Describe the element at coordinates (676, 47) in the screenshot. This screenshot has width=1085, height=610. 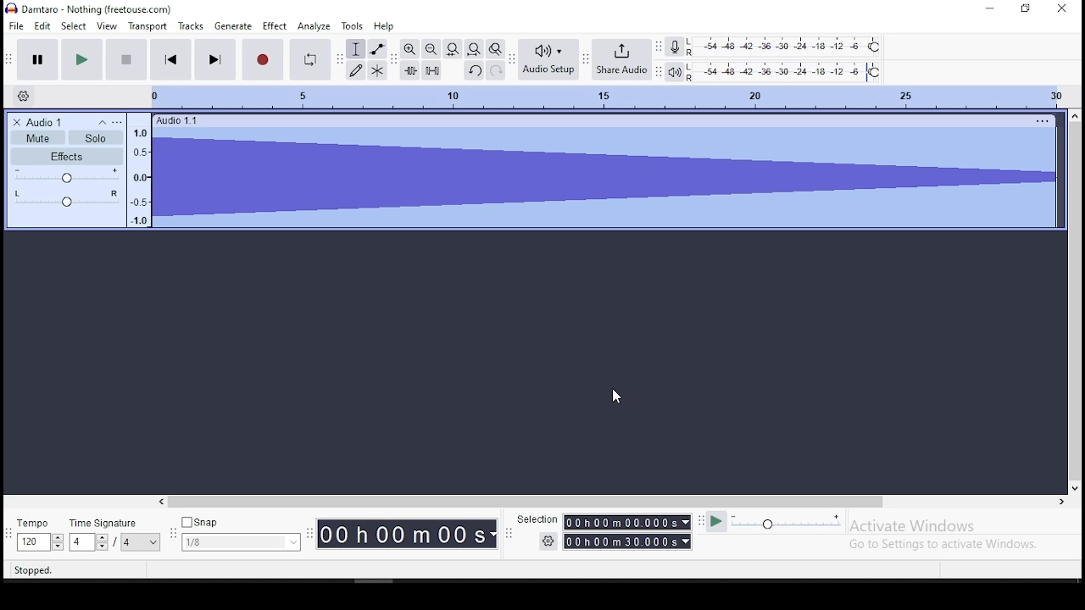
I see `record meter` at that location.